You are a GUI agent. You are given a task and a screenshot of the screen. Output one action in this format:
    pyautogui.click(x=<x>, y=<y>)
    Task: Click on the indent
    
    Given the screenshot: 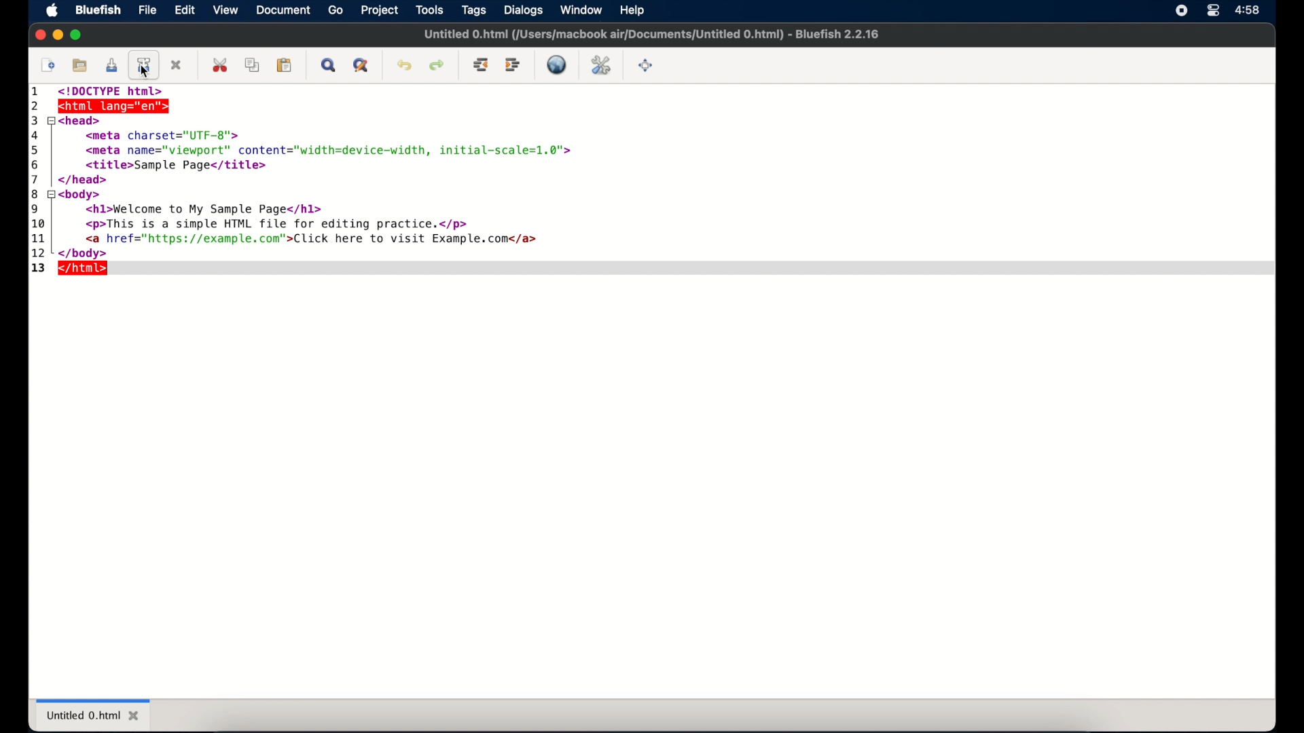 What is the action you would take?
    pyautogui.click(x=513, y=65)
    